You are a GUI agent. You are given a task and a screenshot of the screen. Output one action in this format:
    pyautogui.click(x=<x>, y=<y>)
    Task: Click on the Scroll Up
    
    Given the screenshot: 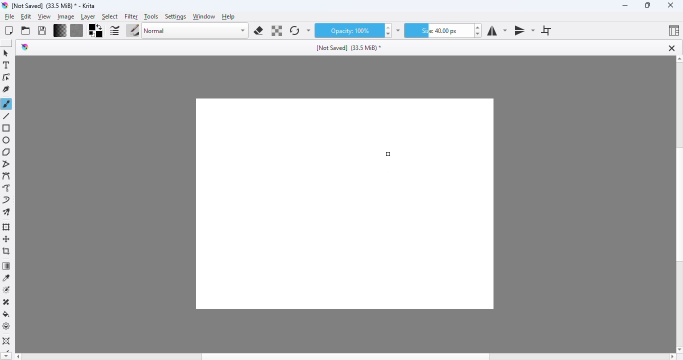 What is the action you would take?
    pyautogui.click(x=678, y=59)
    